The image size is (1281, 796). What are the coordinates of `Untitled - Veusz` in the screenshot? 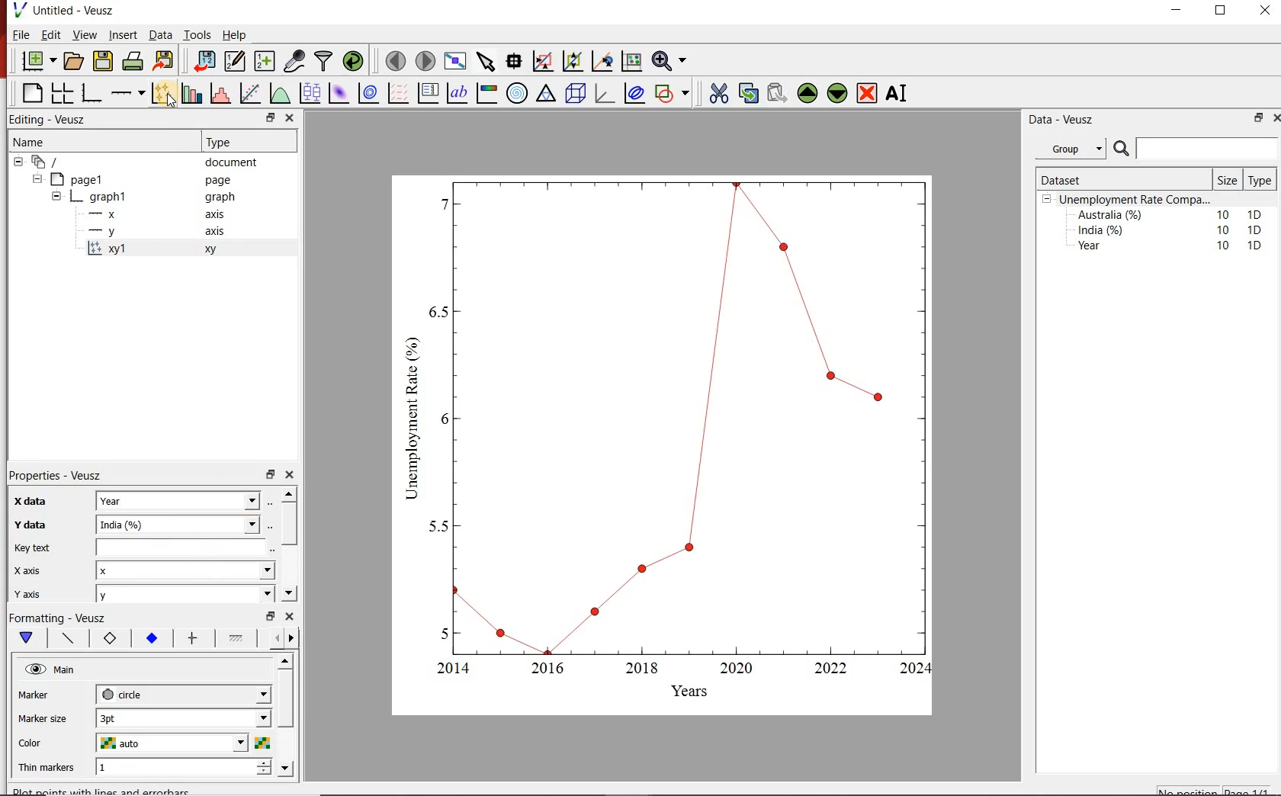 It's located at (63, 9).